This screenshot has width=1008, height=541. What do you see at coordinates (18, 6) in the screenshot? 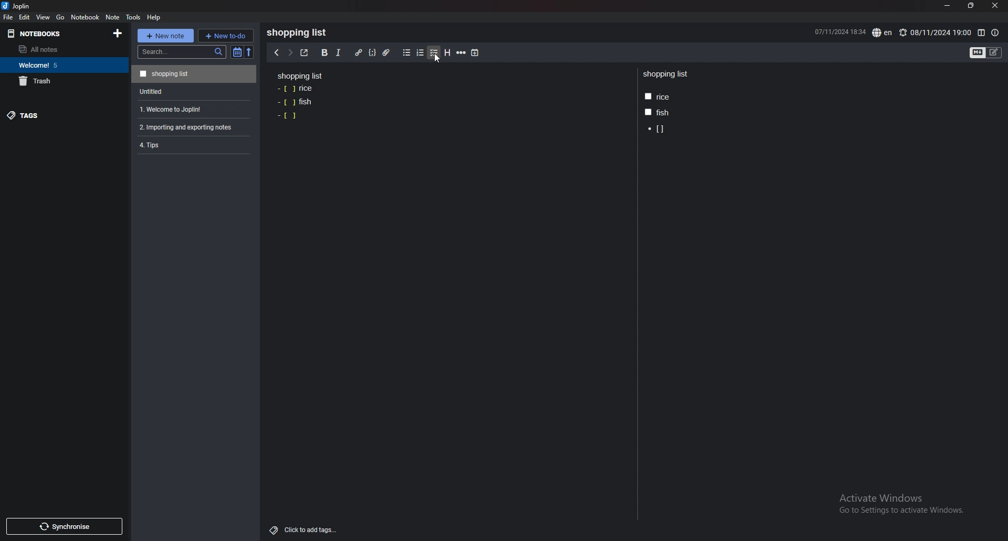
I see `joplin` at bounding box center [18, 6].